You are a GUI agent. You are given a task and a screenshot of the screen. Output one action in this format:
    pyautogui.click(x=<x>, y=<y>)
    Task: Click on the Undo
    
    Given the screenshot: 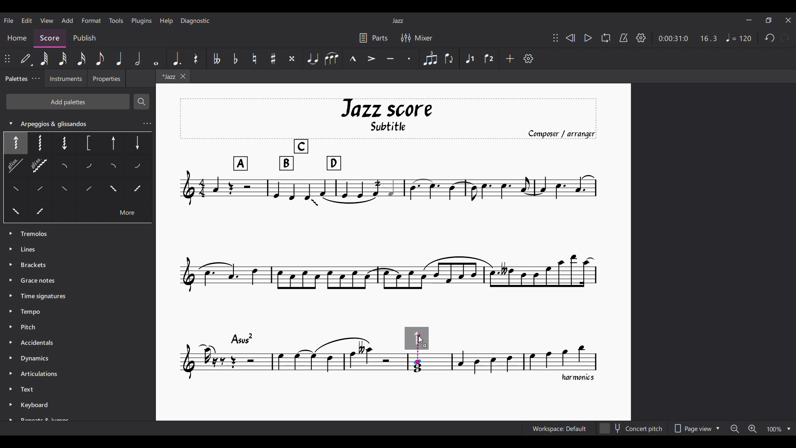 What is the action you would take?
    pyautogui.click(x=770, y=38)
    